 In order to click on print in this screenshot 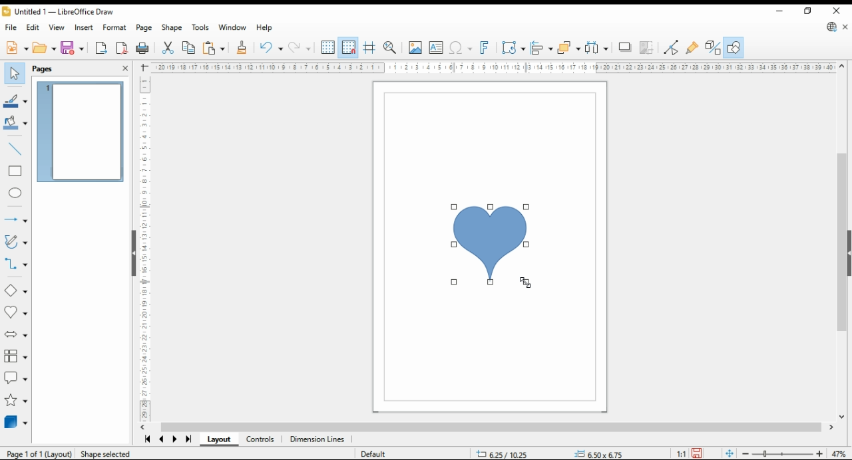, I will do `click(143, 48)`.